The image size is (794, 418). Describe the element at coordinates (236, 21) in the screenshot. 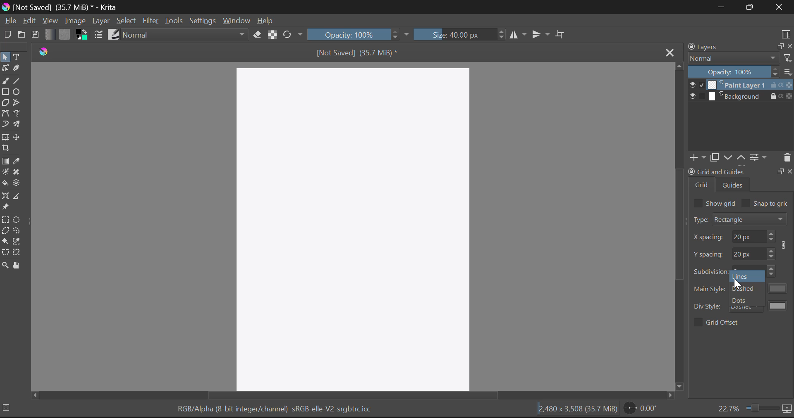

I see `Window` at that location.